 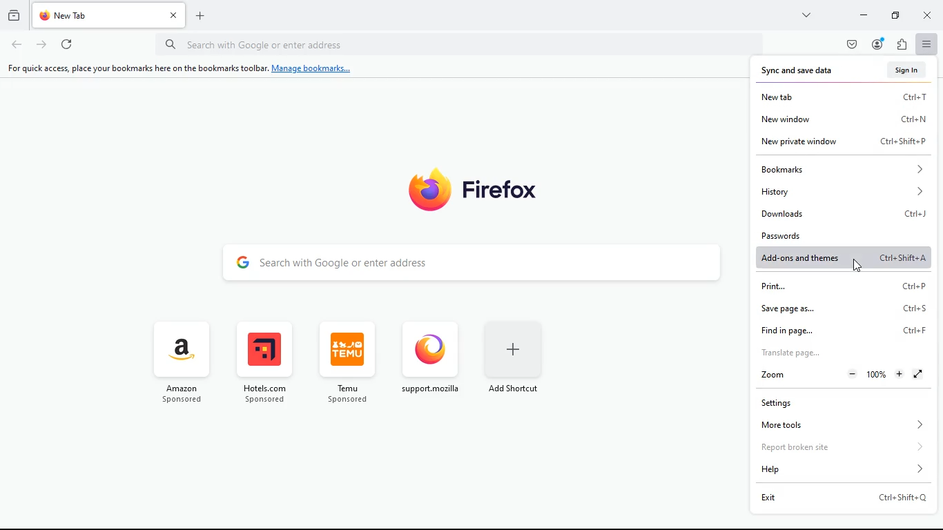 What do you see at coordinates (902, 374) in the screenshot?
I see `zoom in` at bounding box center [902, 374].